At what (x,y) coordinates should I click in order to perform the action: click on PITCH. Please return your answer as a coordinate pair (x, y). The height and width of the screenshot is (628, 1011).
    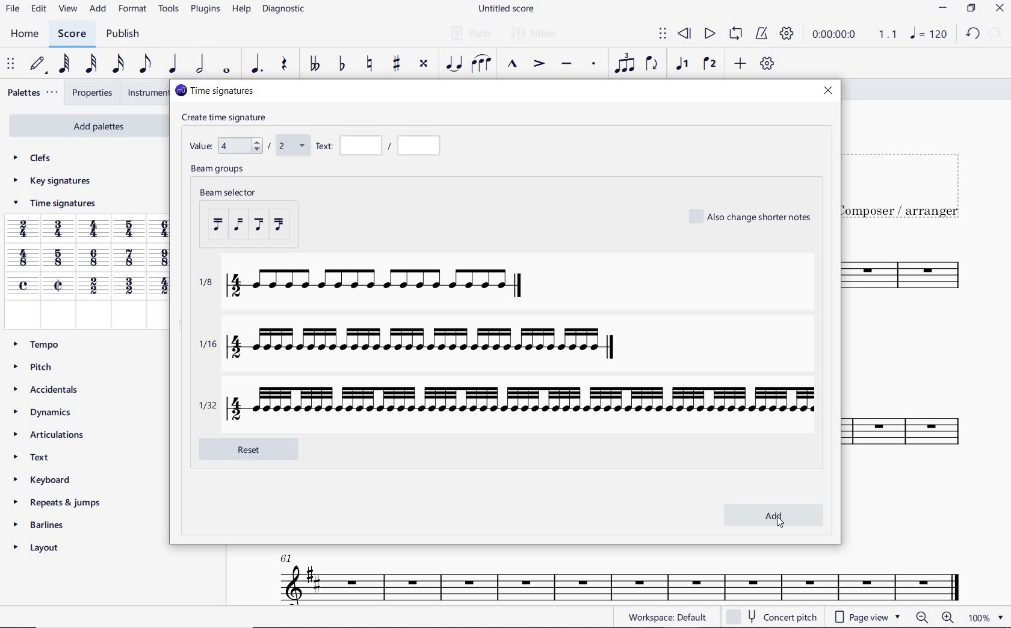
    Looking at the image, I should click on (37, 368).